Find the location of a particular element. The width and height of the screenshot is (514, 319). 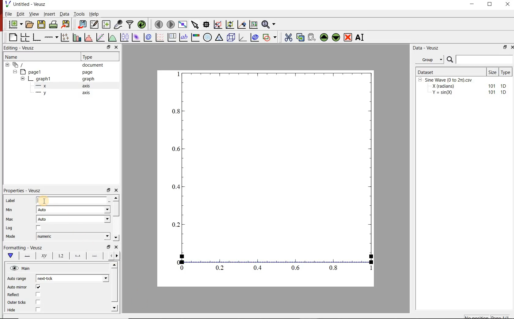

Dataset is located at coordinates (450, 71).